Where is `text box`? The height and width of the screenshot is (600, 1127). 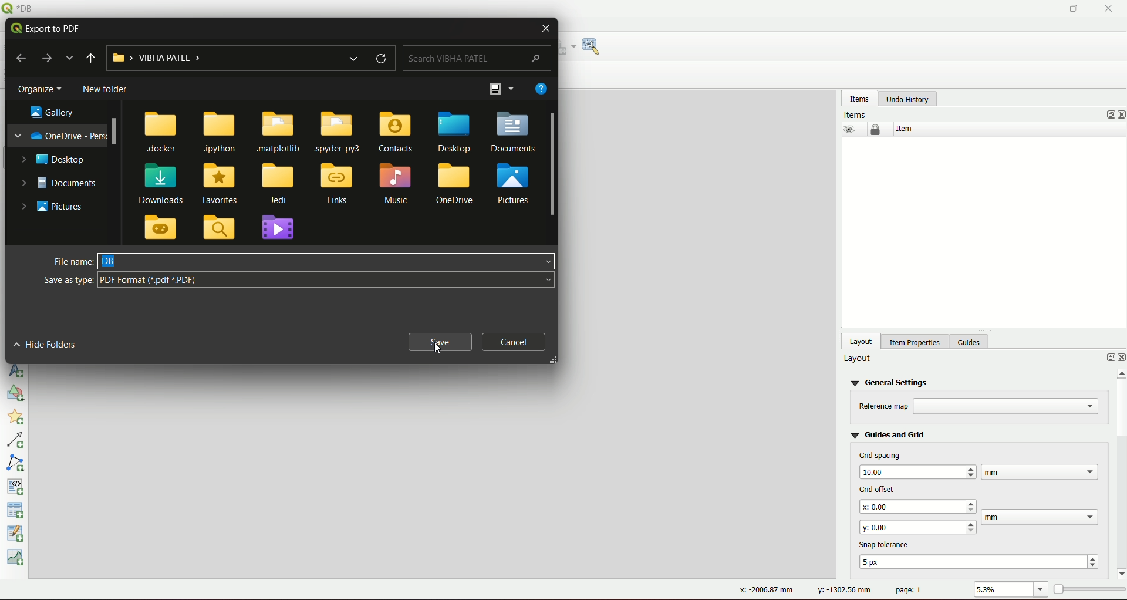
text box is located at coordinates (1041, 517).